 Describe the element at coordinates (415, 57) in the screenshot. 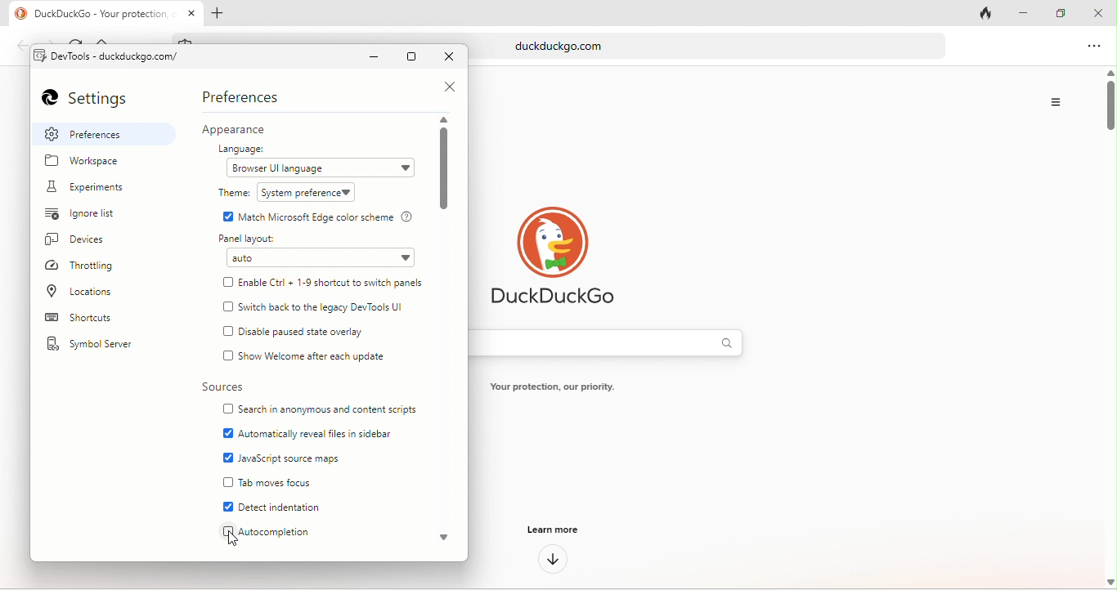

I see `maximize` at that location.